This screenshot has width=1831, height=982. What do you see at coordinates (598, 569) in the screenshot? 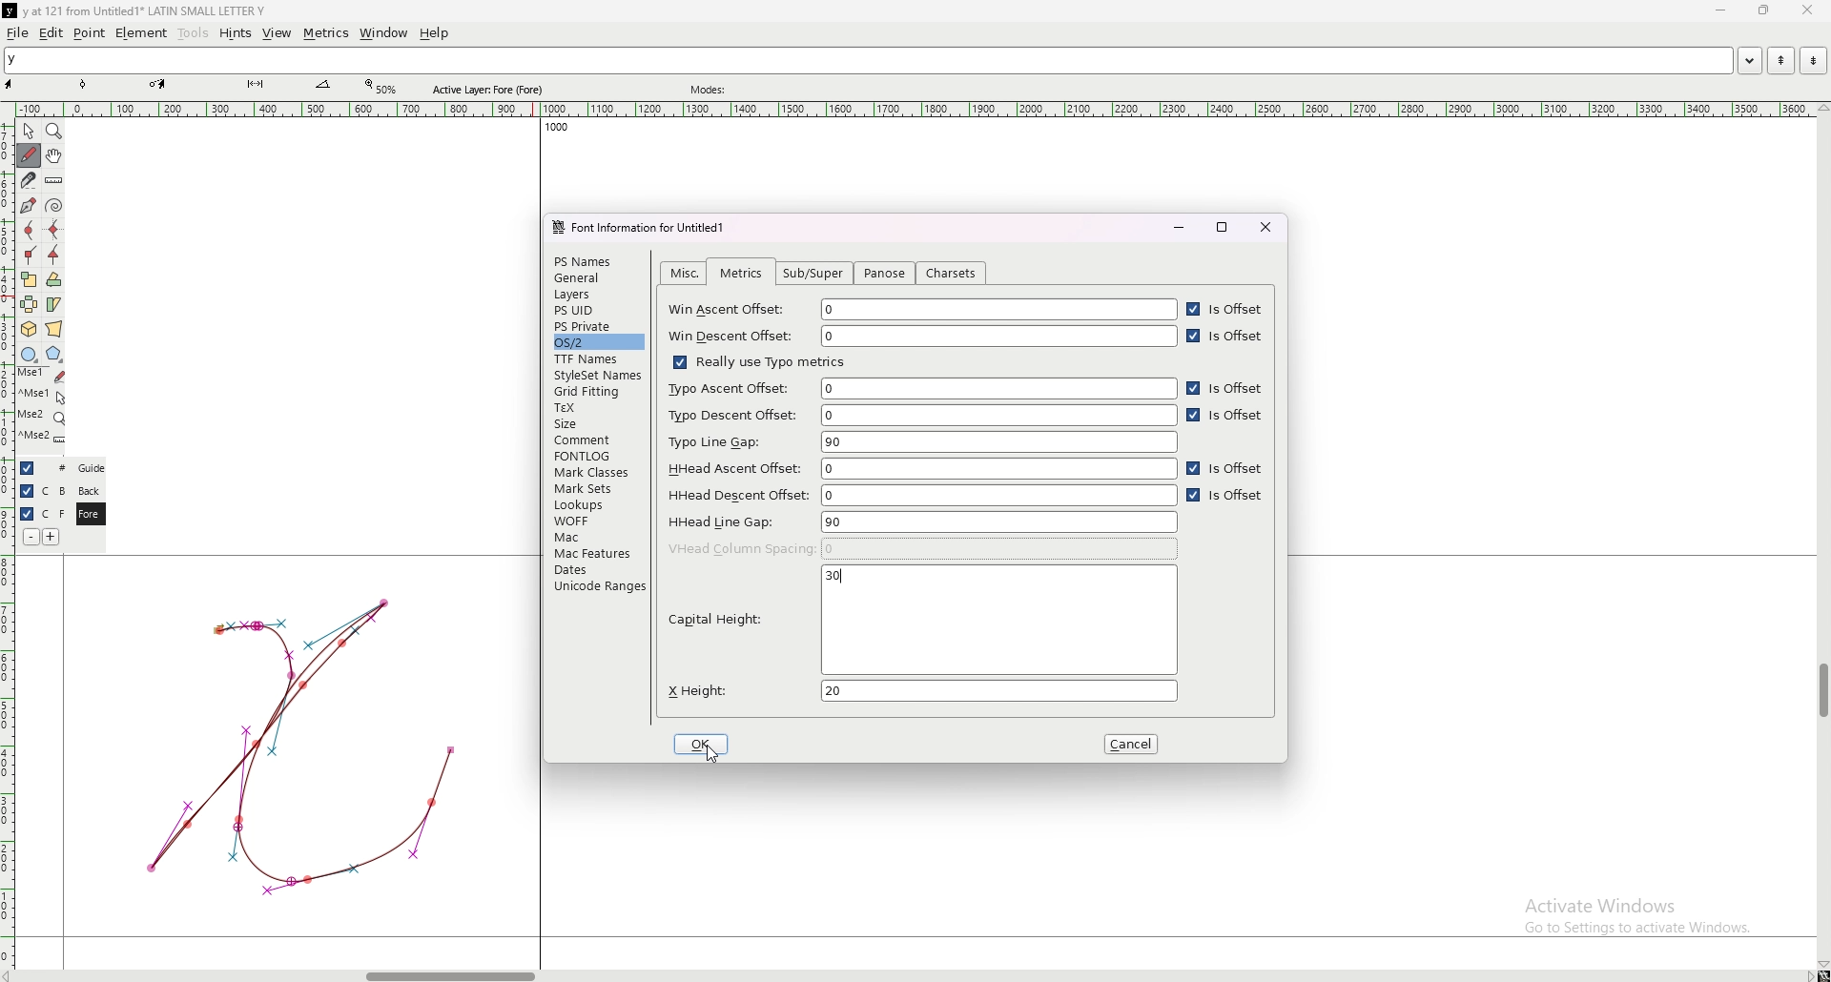
I see `dates` at bounding box center [598, 569].